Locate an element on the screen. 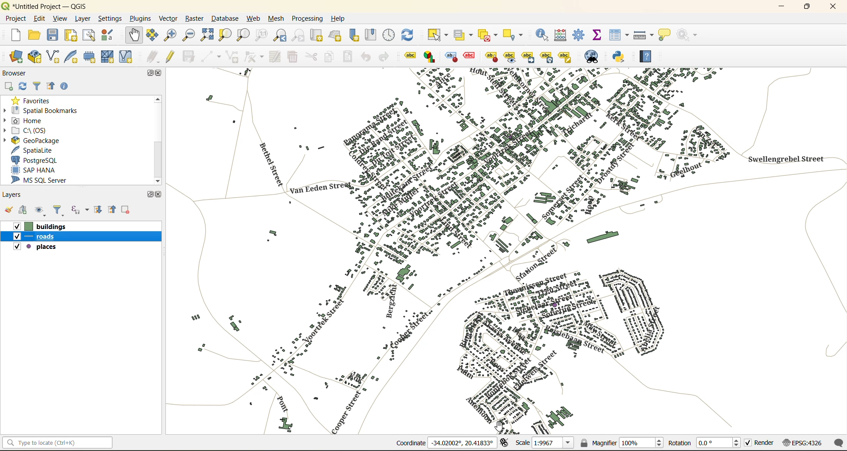 This screenshot has width=847, height=451. postgresql is located at coordinates (39, 159).